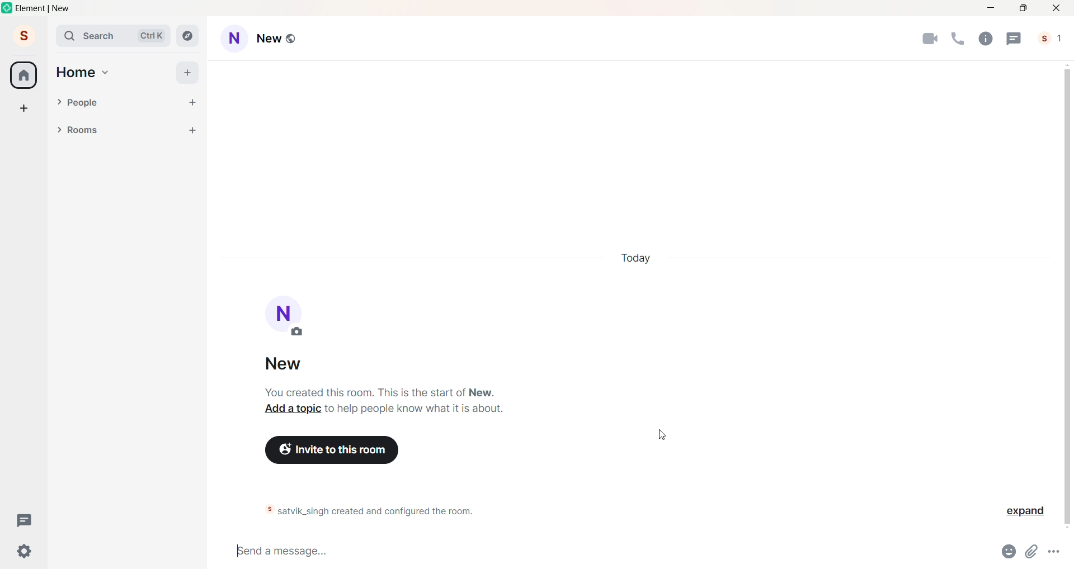 The height and width of the screenshot is (569, 1074). What do you see at coordinates (608, 551) in the screenshot?
I see `send a Message` at bounding box center [608, 551].